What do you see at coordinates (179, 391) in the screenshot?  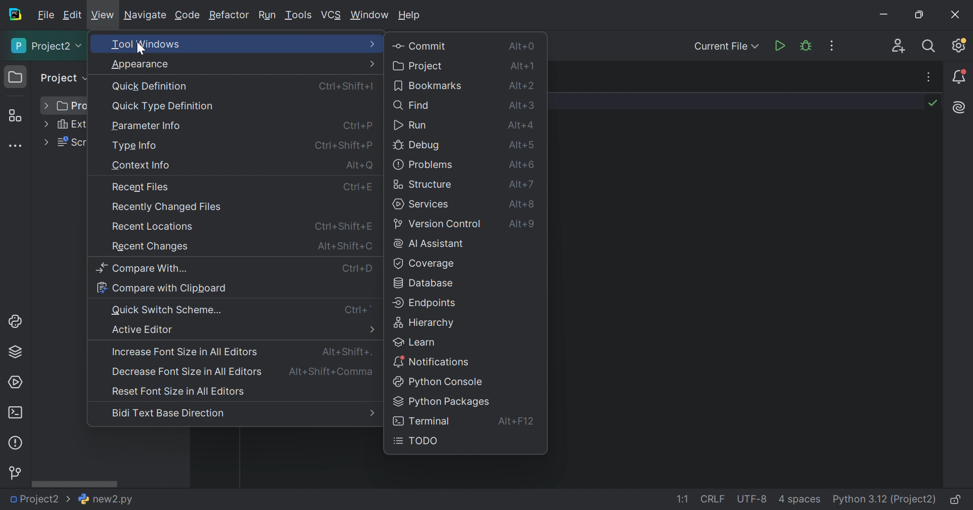 I see `Reset font base in all editors` at bounding box center [179, 391].